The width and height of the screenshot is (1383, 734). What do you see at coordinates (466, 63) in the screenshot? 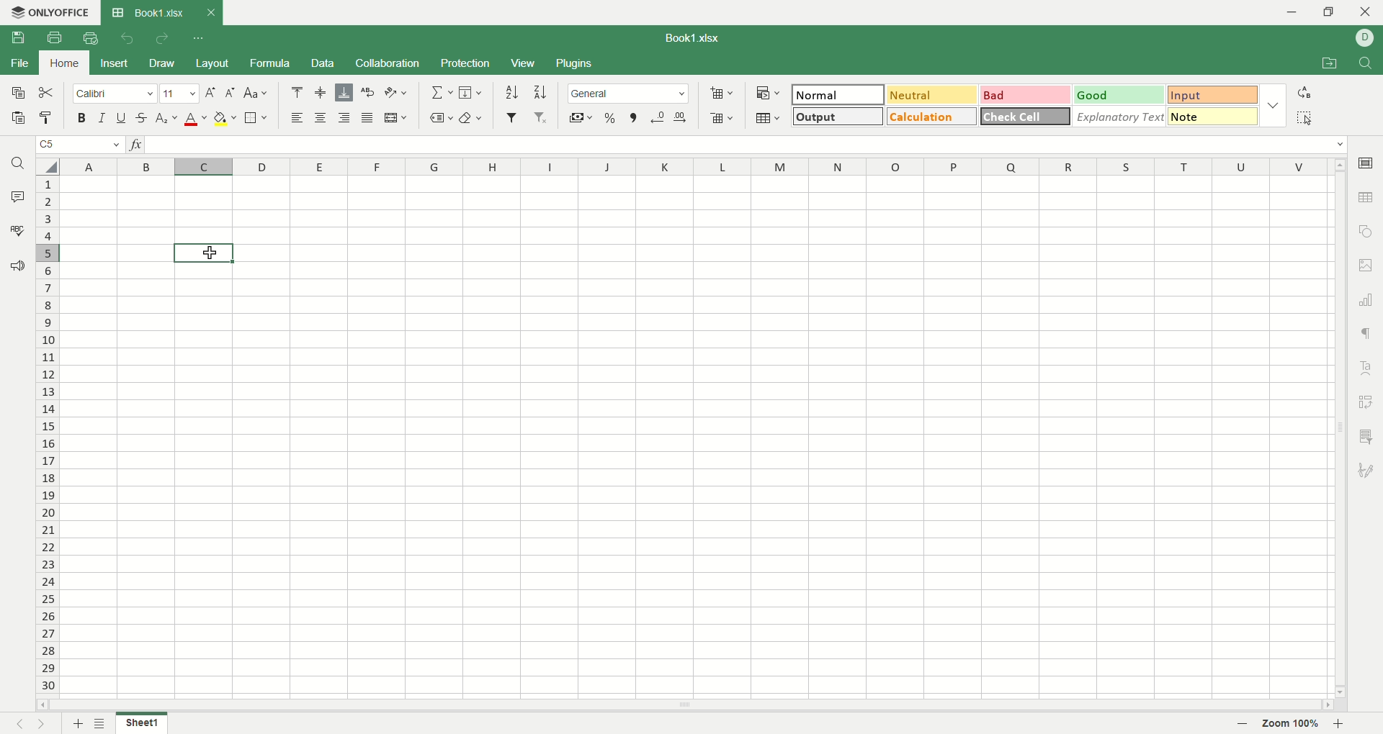
I see `protection` at bounding box center [466, 63].